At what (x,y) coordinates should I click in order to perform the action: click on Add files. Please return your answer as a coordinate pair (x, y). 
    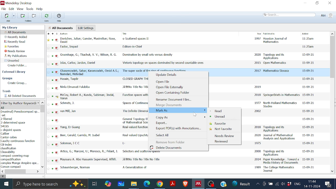
    Looking at the image, I should click on (7, 15).